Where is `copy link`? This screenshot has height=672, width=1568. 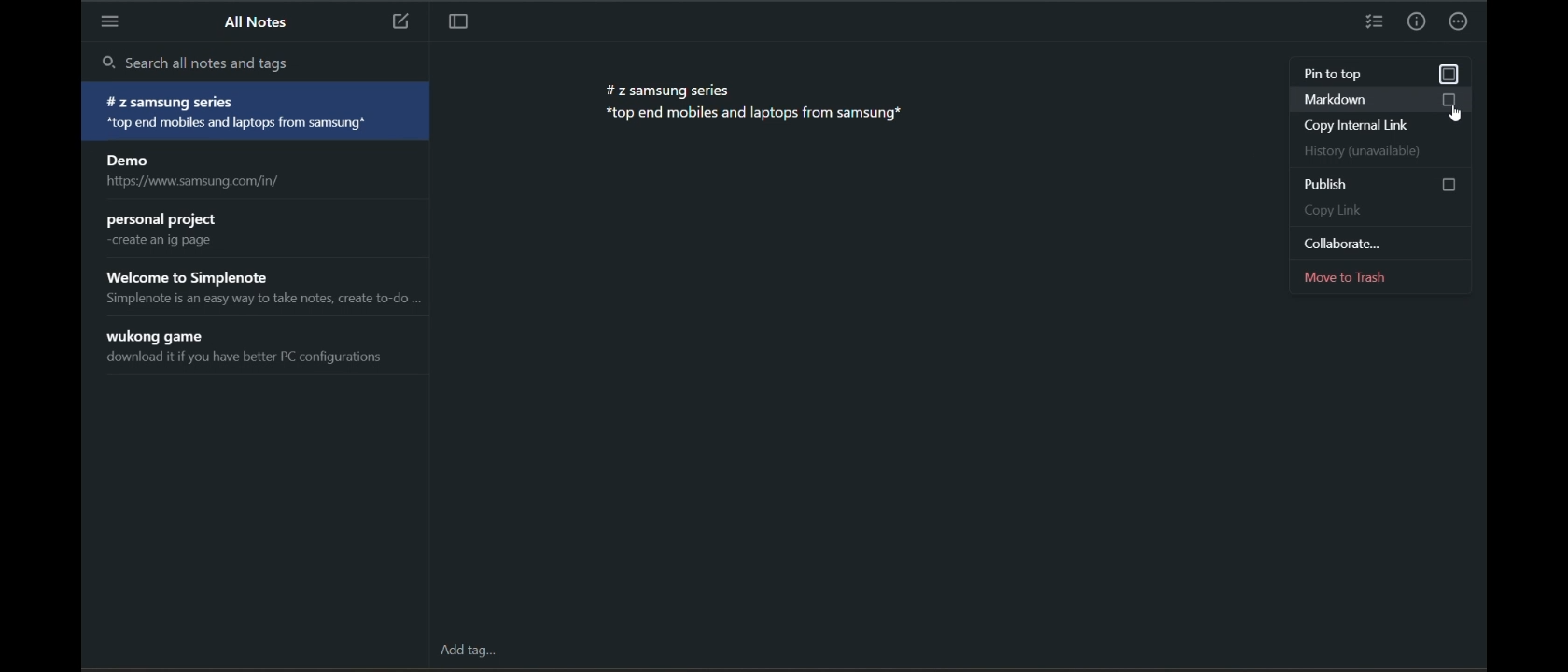 copy link is located at coordinates (1385, 211).